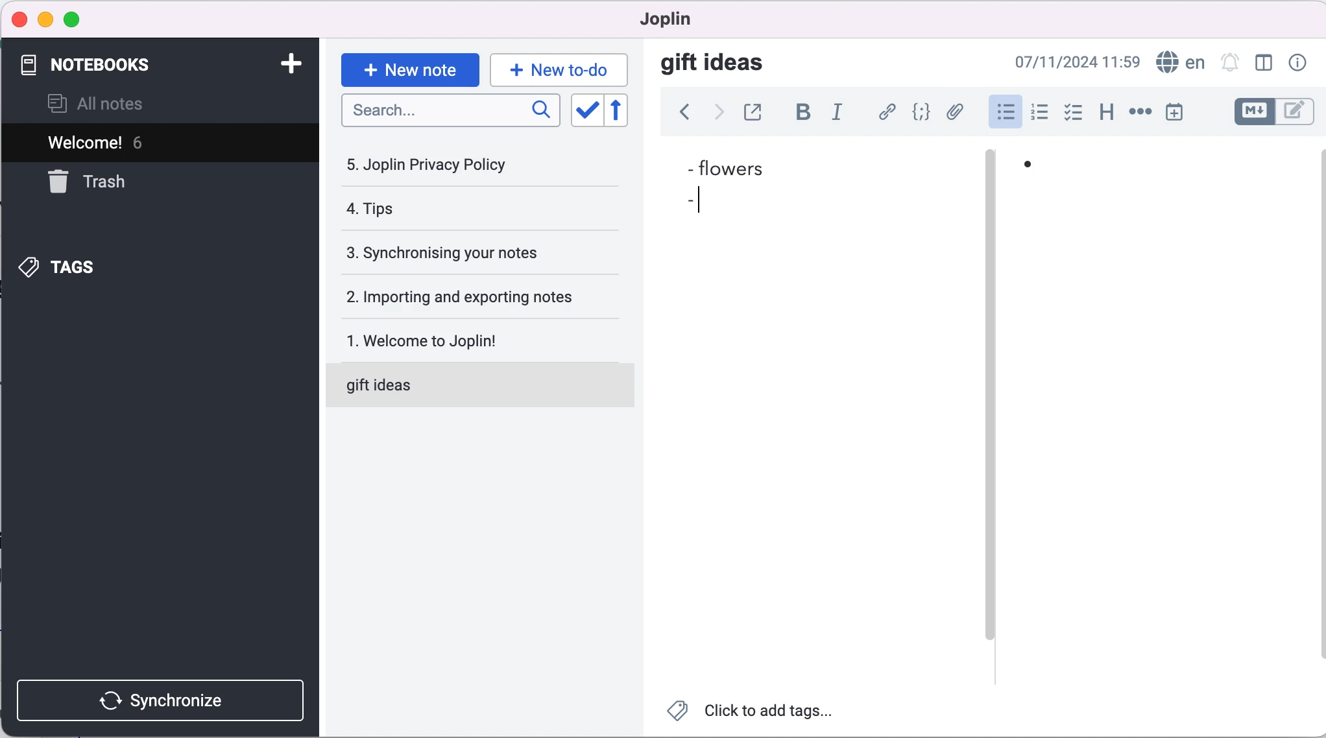 The height and width of the screenshot is (738, 1326). What do you see at coordinates (1140, 113) in the screenshot?
I see `horizontal rule` at bounding box center [1140, 113].